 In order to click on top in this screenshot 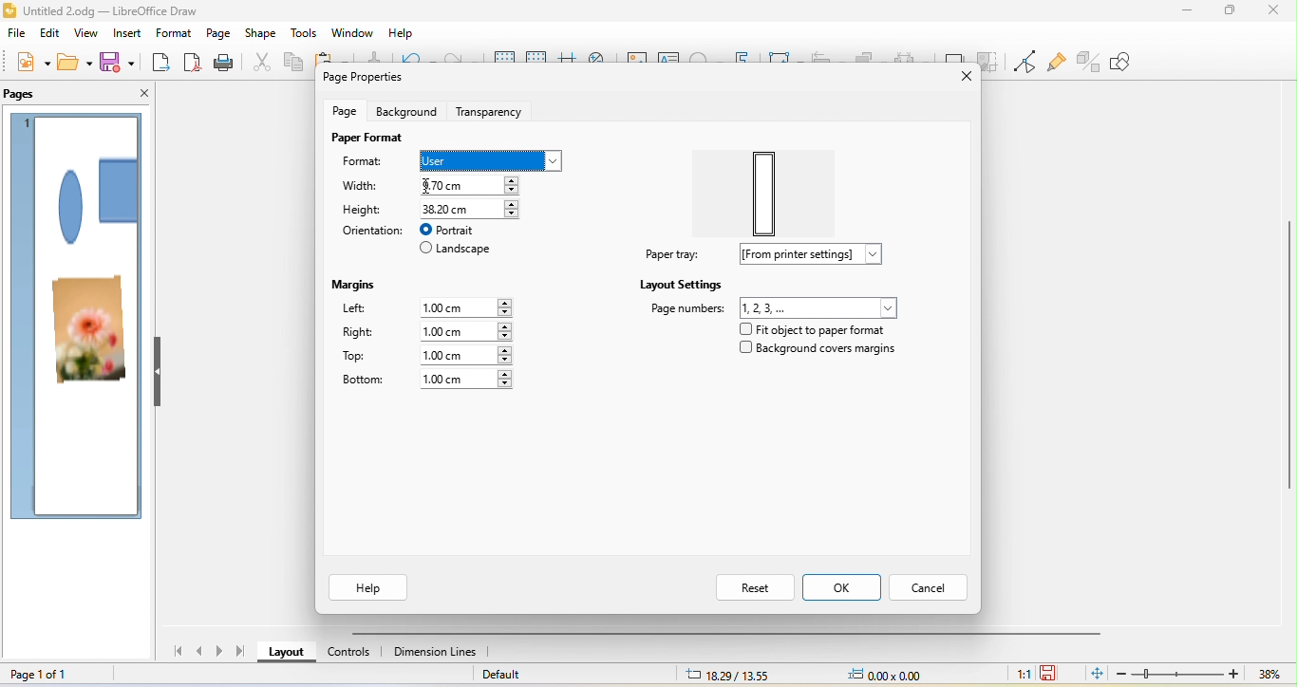, I will do `click(367, 358)`.